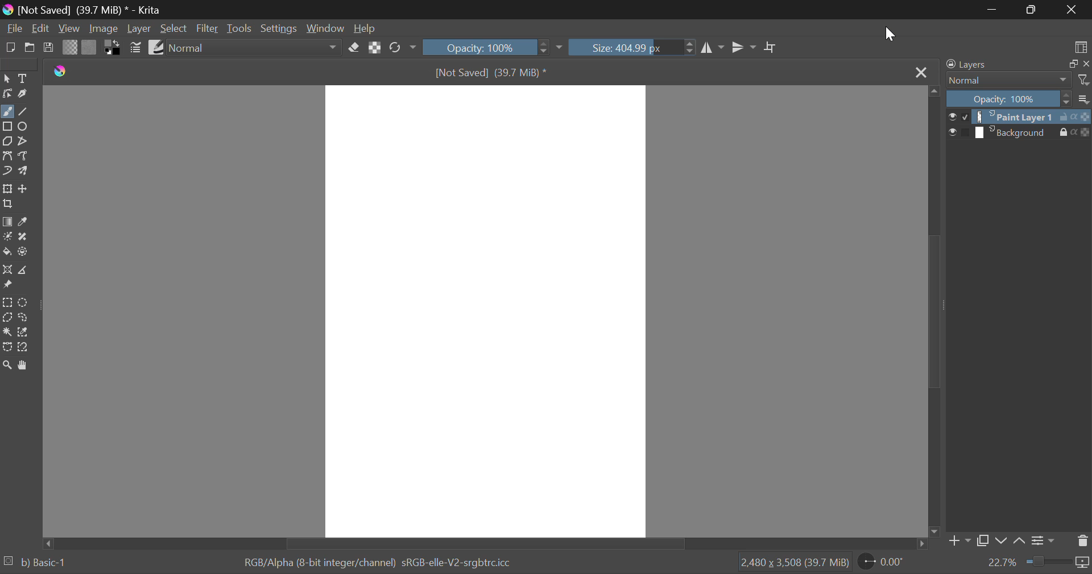  I want to click on Copy Layer, so click(983, 541).